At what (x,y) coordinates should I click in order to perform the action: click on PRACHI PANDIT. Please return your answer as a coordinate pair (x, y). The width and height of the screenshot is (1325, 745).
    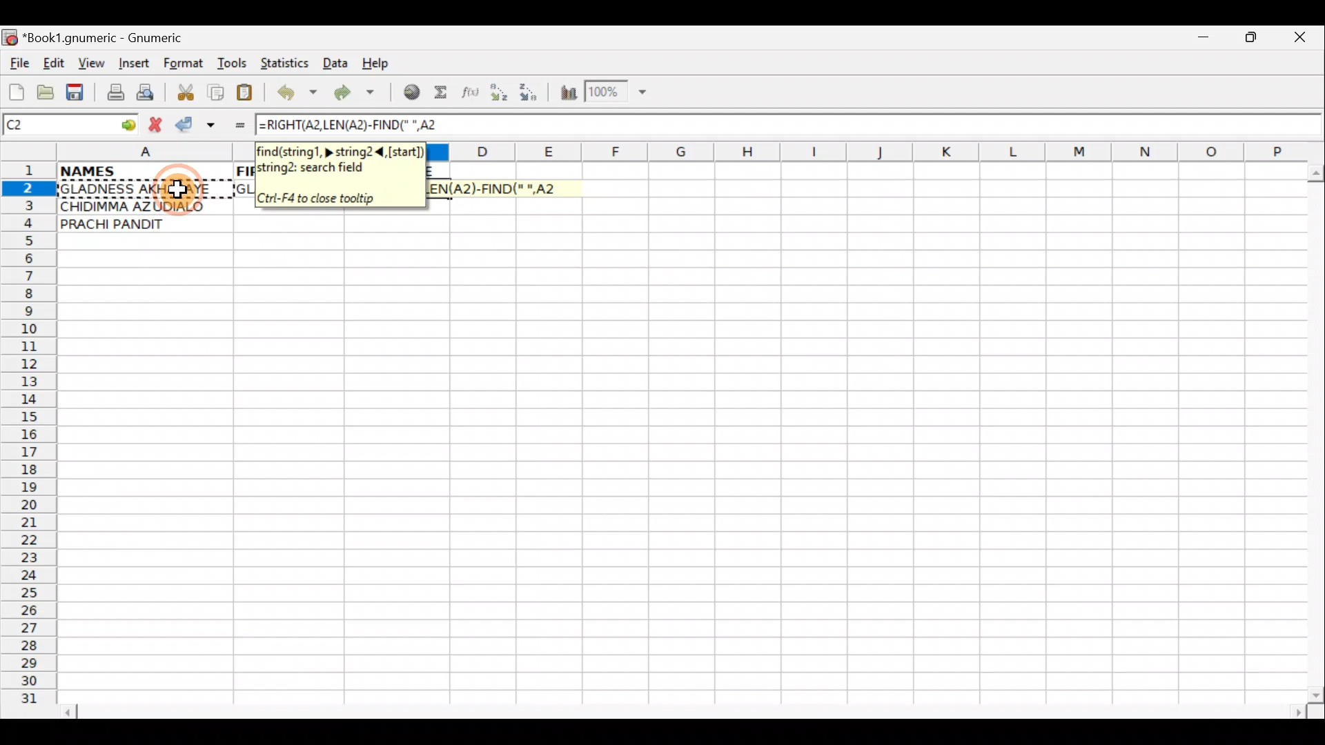
    Looking at the image, I should click on (136, 224).